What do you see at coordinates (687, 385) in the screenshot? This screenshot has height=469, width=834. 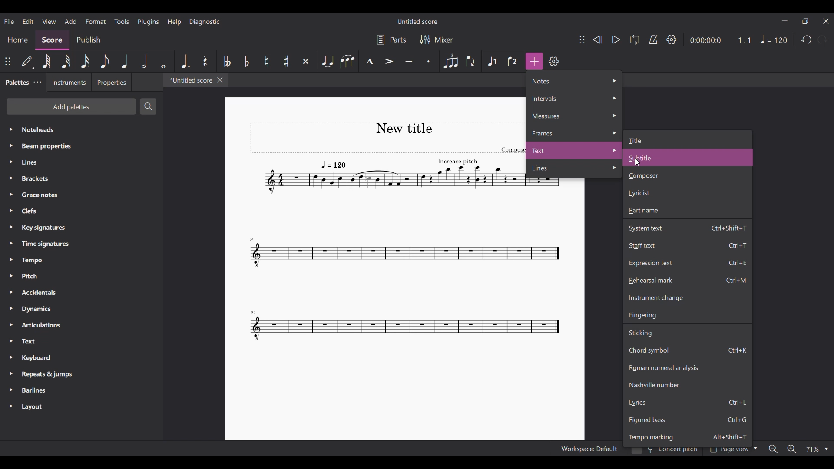 I see `Nashville number` at bounding box center [687, 385].